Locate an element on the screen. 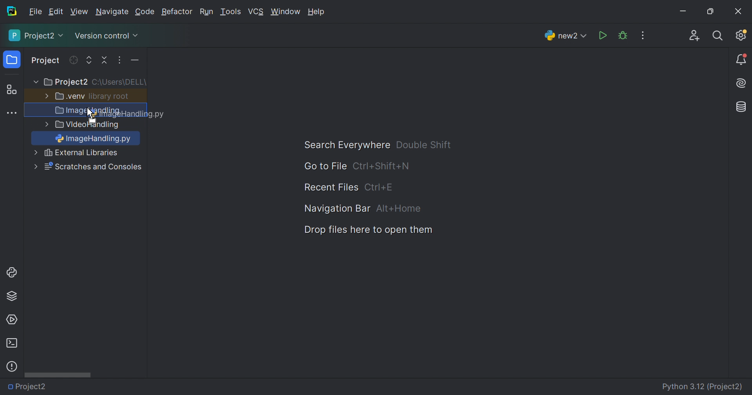 This screenshot has width=752, height=395. Expand all is located at coordinates (89, 61).